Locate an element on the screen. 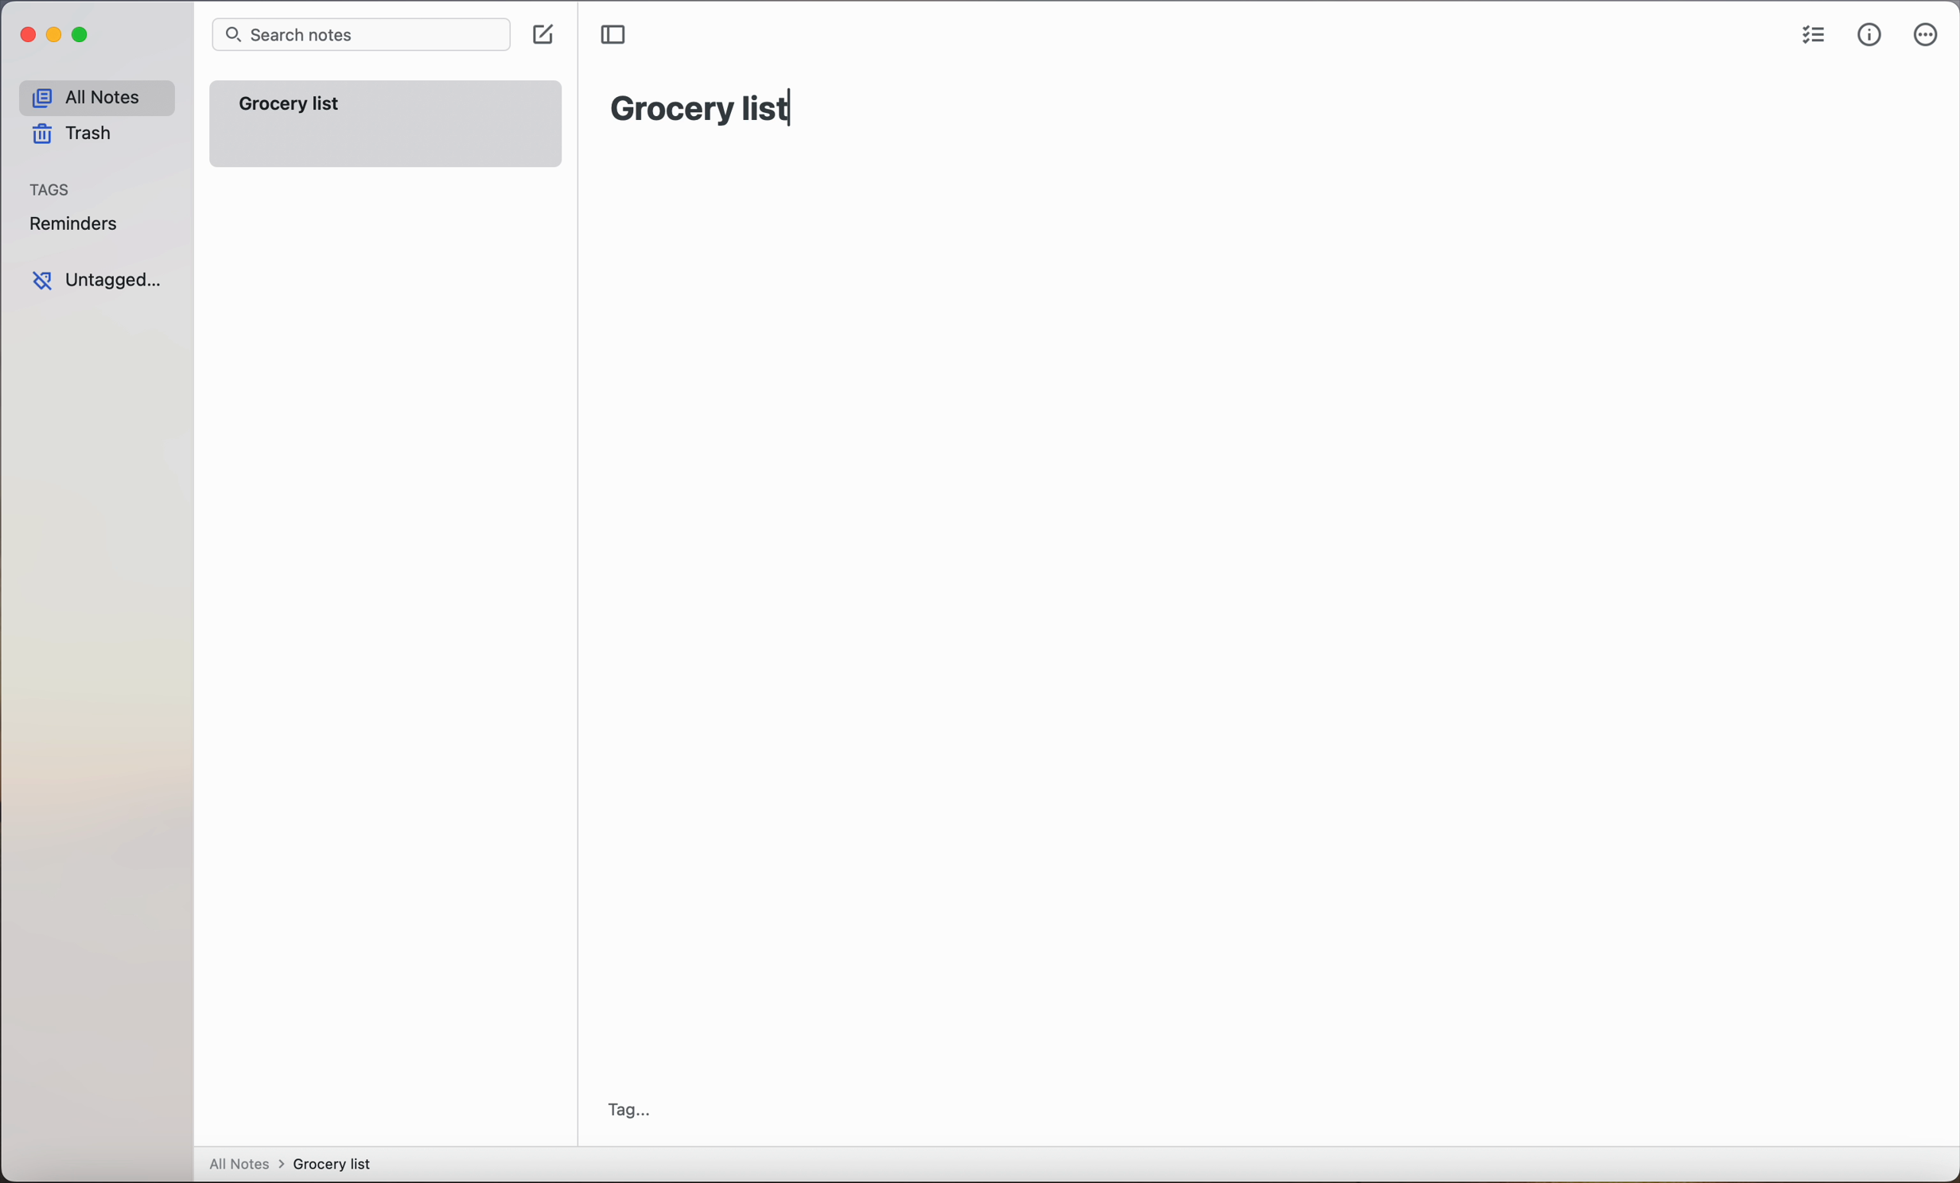 This screenshot has height=1183, width=1960. all notes > new note is located at coordinates (291, 1163).